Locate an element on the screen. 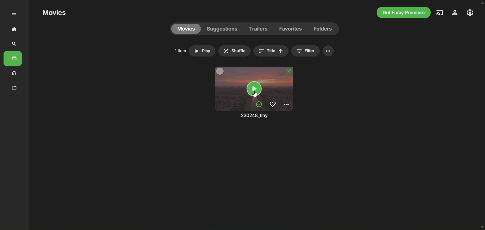 Image resolution: width=485 pixels, height=230 pixels. music is located at coordinates (14, 73).